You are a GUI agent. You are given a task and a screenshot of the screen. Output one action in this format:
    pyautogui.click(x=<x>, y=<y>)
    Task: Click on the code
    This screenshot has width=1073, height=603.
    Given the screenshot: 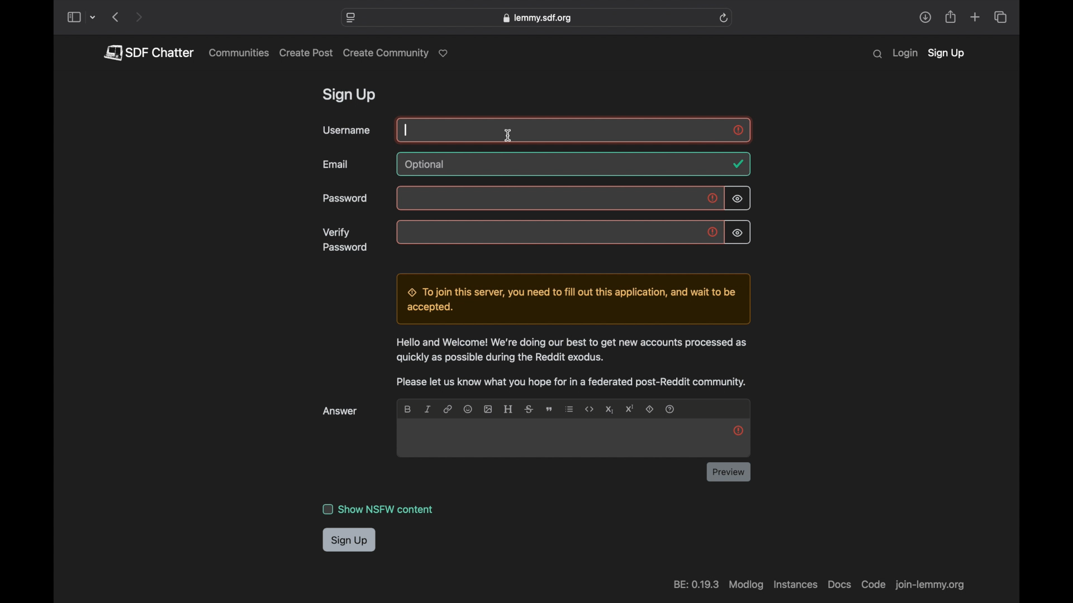 What is the action you would take?
    pyautogui.click(x=872, y=585)
    